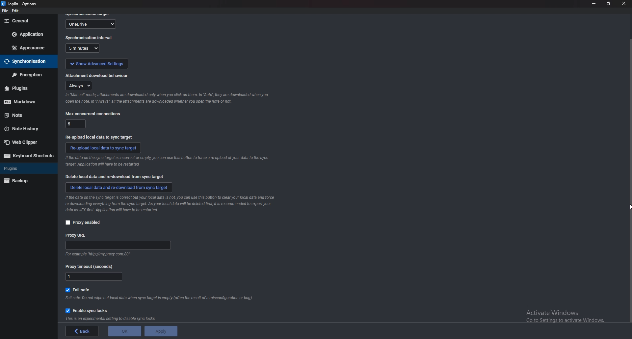 This screenshot has width=632, height=339. What do you see at coordinates (28, 156) in the screenshot?
I see `keyboard shortcuts` at bounding box center [28, 156].